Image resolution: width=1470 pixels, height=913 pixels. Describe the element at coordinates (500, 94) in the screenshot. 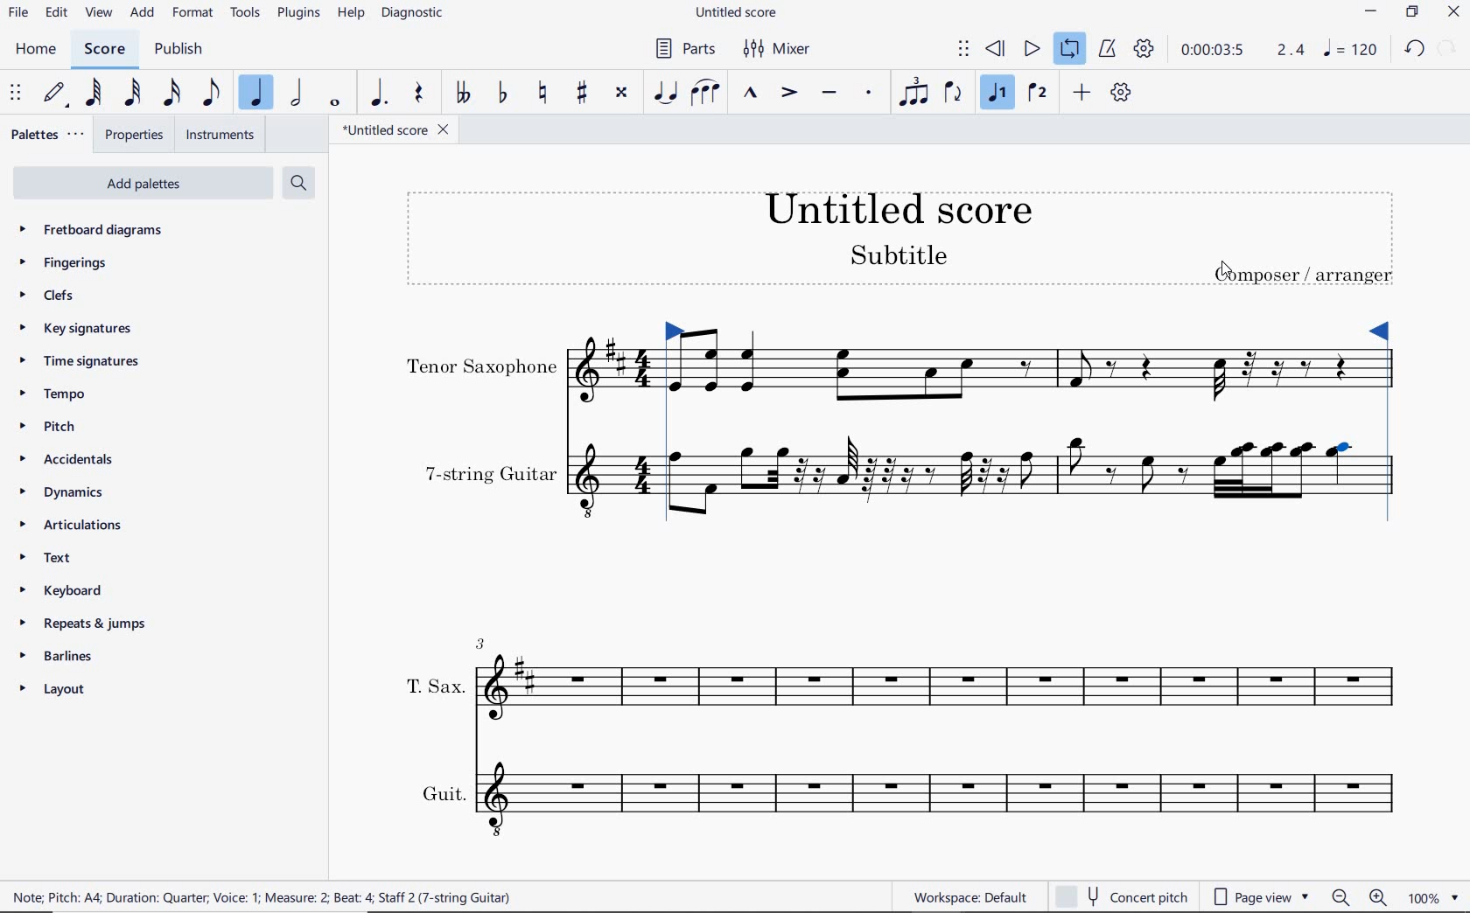

I see `TOGGLE FLAT` at that location.